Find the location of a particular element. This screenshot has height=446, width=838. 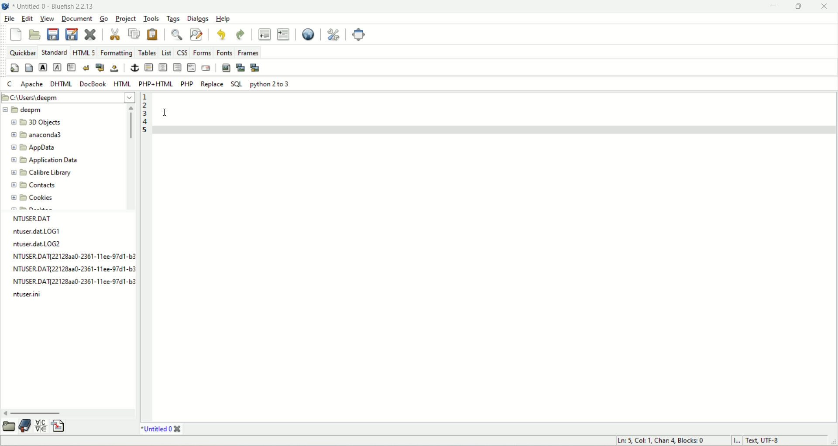

insert file is located at coordinates (62, 425).